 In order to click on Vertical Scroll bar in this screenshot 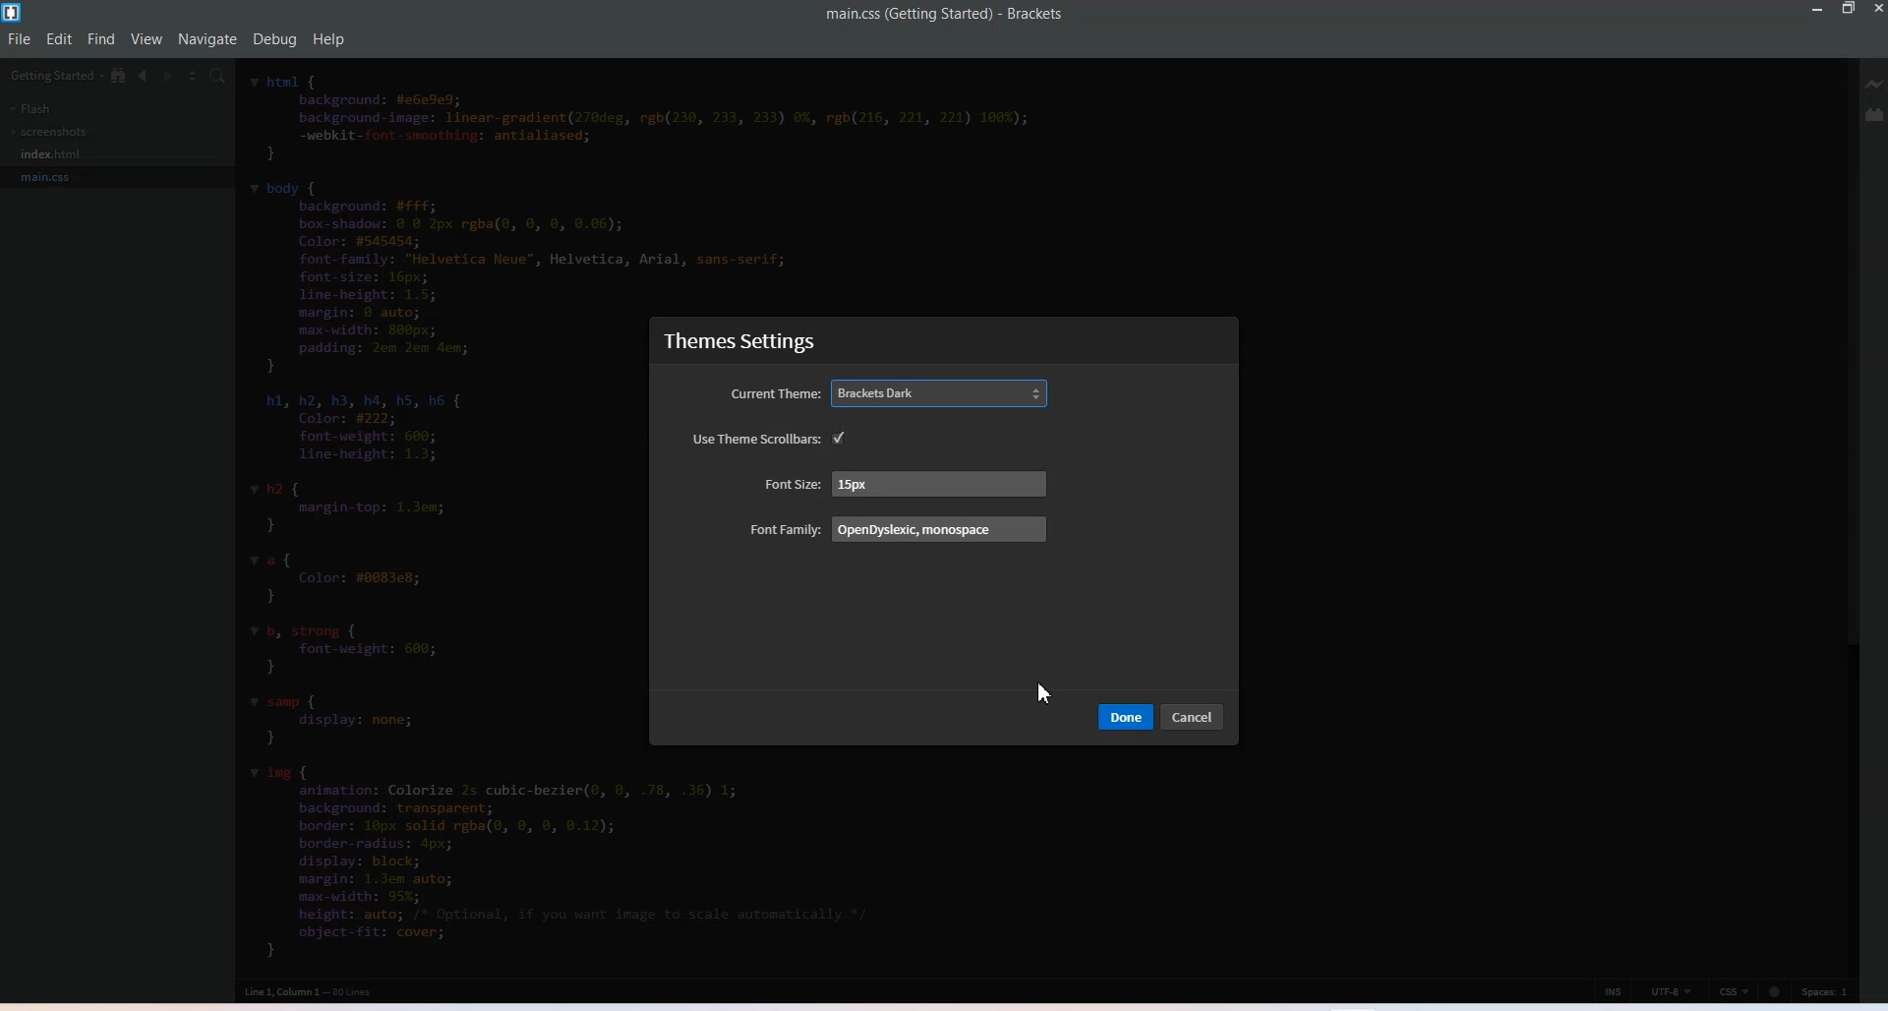, I will do `click(1850, 512)`.